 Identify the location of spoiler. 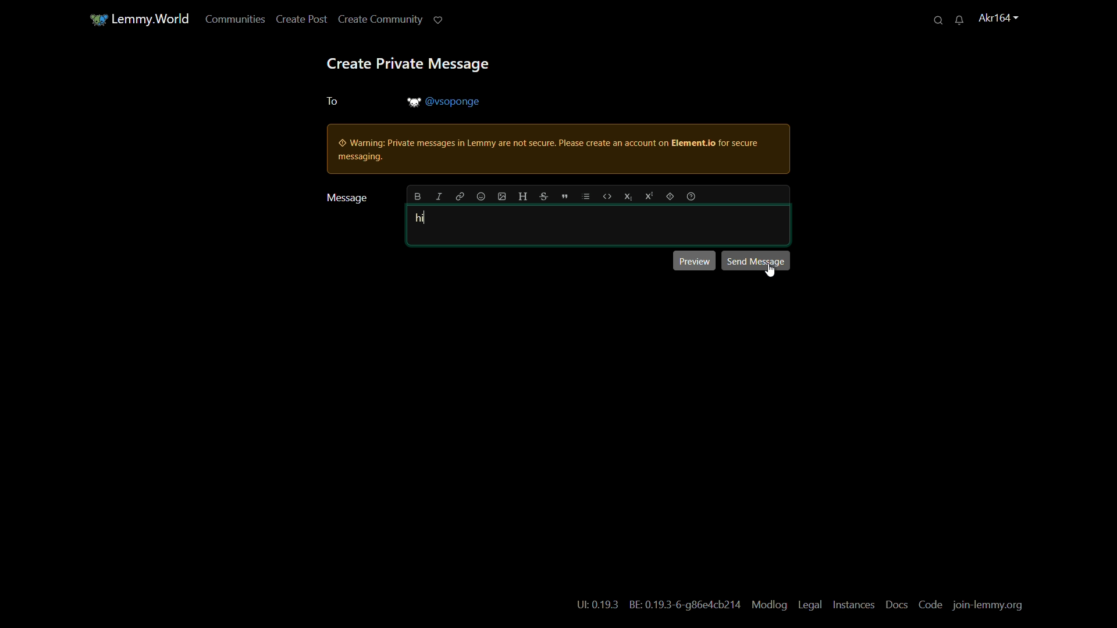
(672, 197).